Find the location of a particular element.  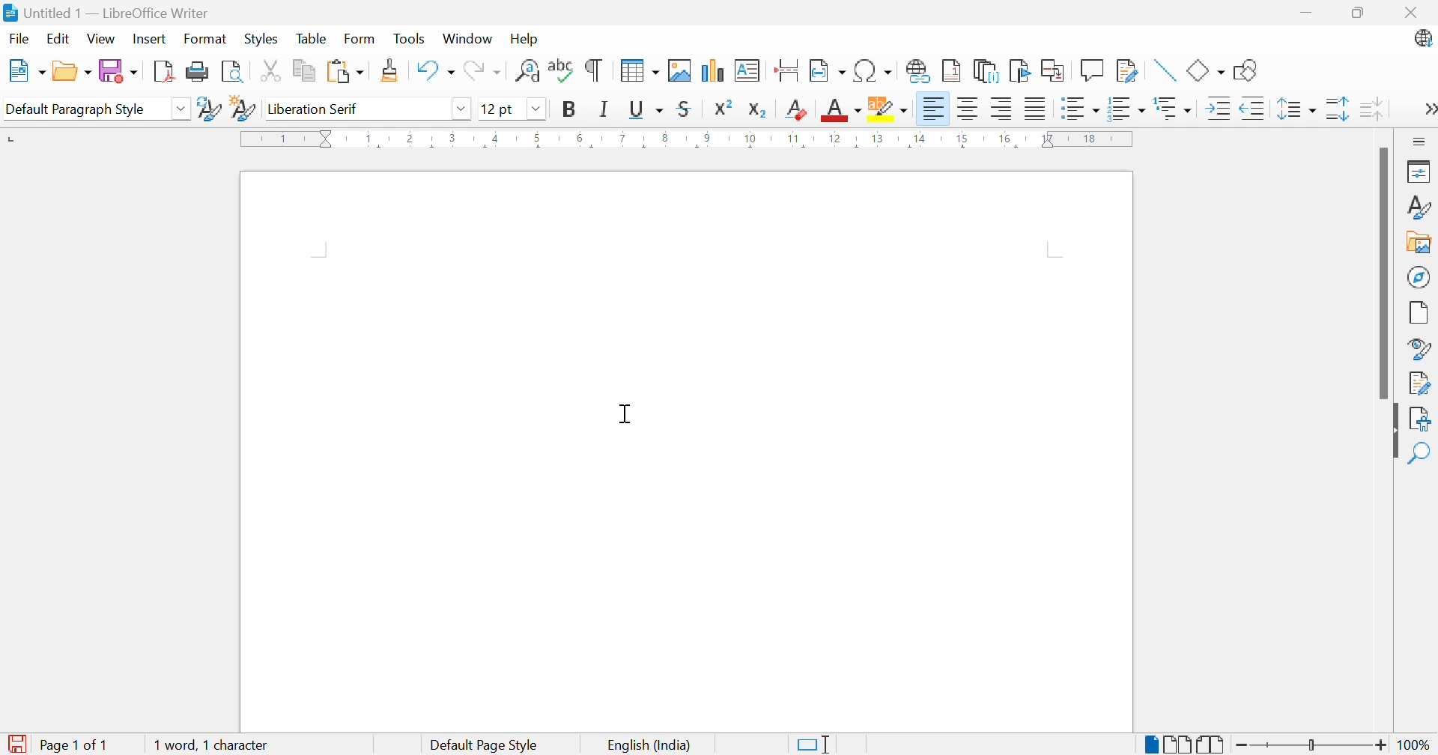

Restore down is located at coordinates (1362, 16).